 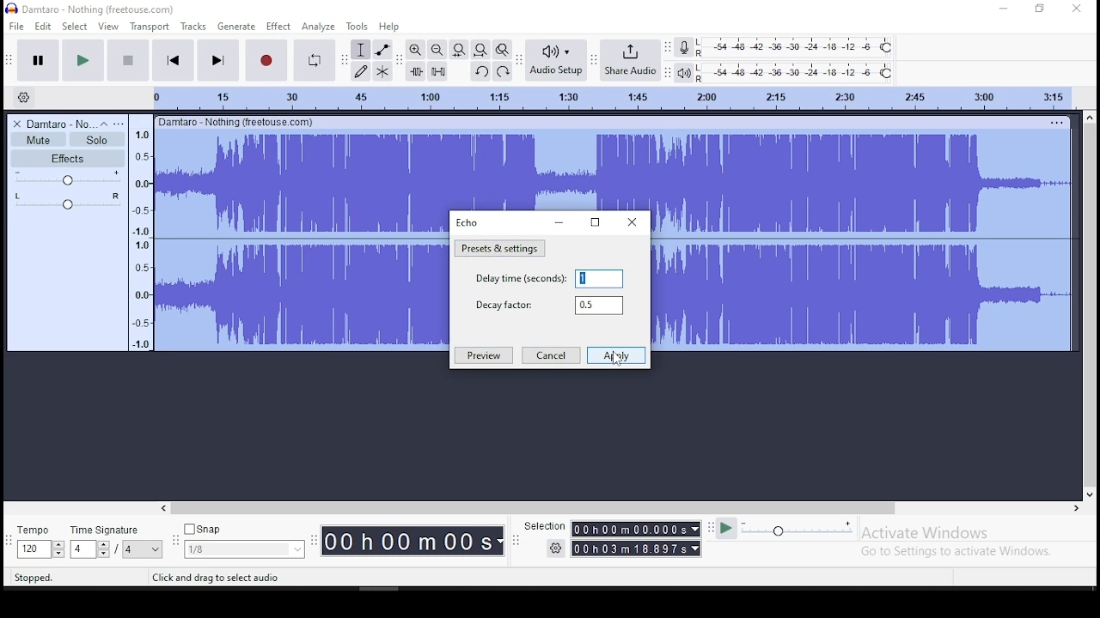 I want to click on 00h01m00.000, so click(x=629, y=529).